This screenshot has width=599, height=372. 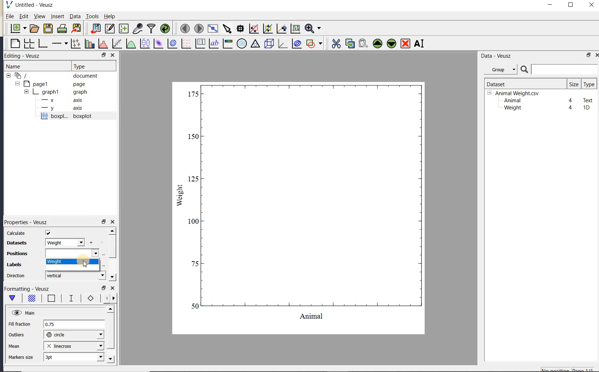 I want to click on markers size, so click(x=22, y=357).